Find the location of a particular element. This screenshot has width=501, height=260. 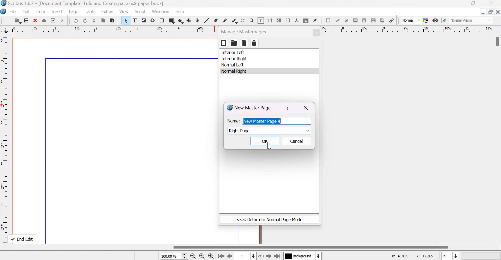

zoom out is located at coordinates (192, 256).